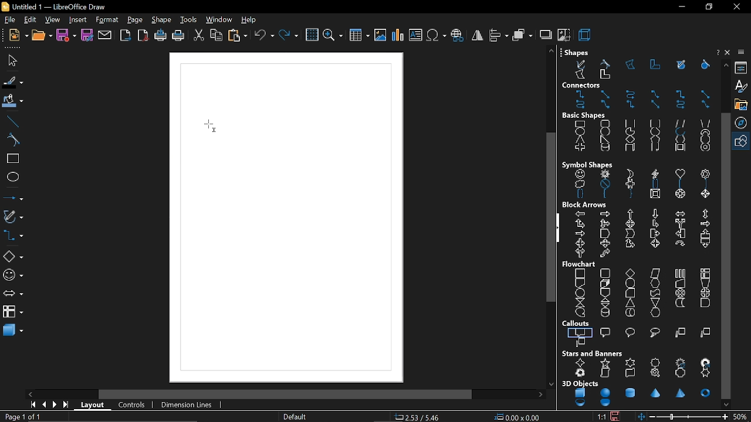  I want to click on page, so click(134, 19).